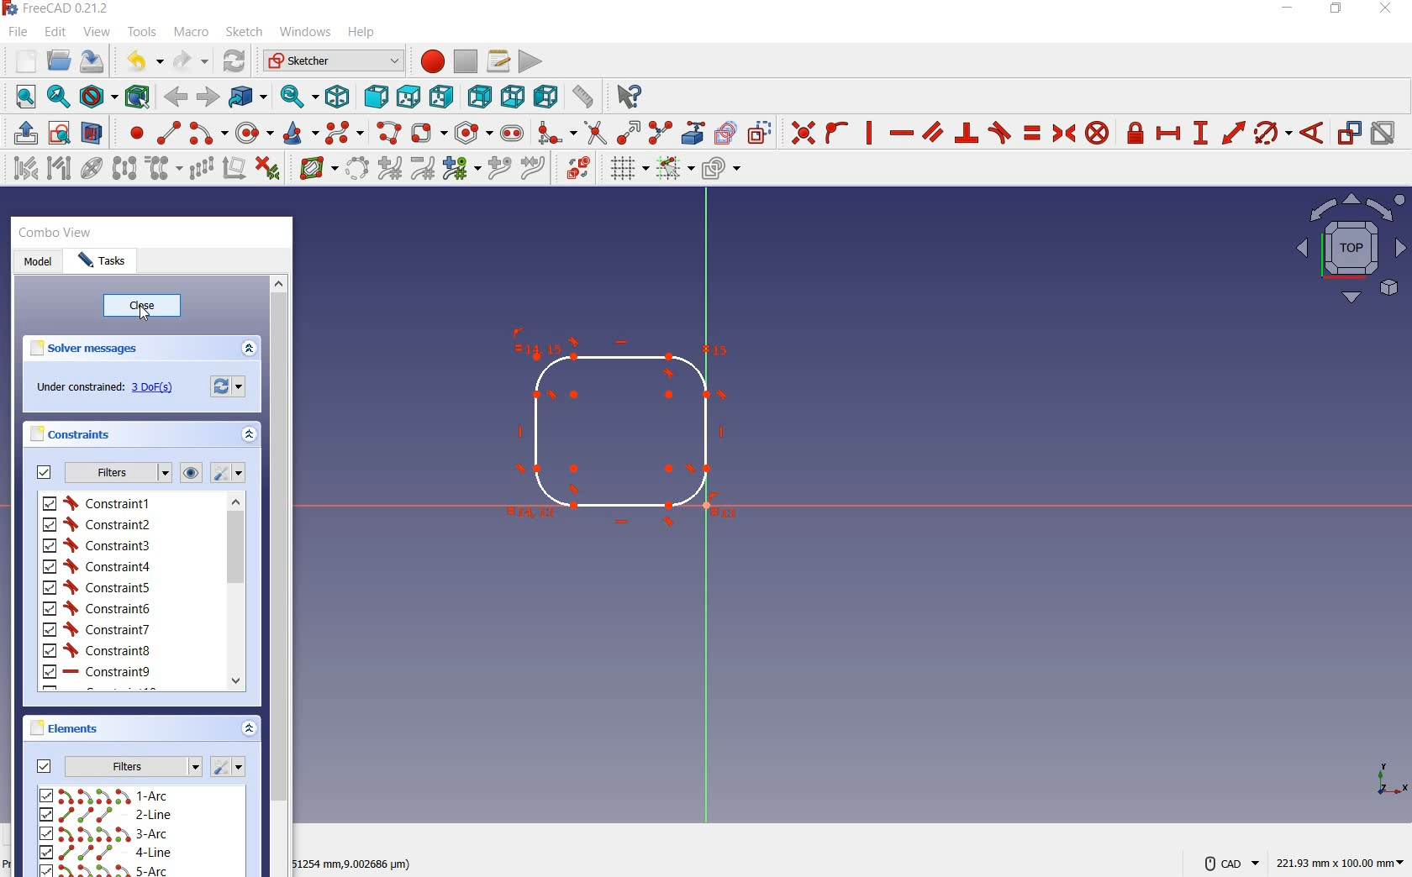 This screenshot has height=877, width=1412. What do you see at coordinates (661, 133) in the screenshot?
I see `split edge` at bounding box center [661, 133].